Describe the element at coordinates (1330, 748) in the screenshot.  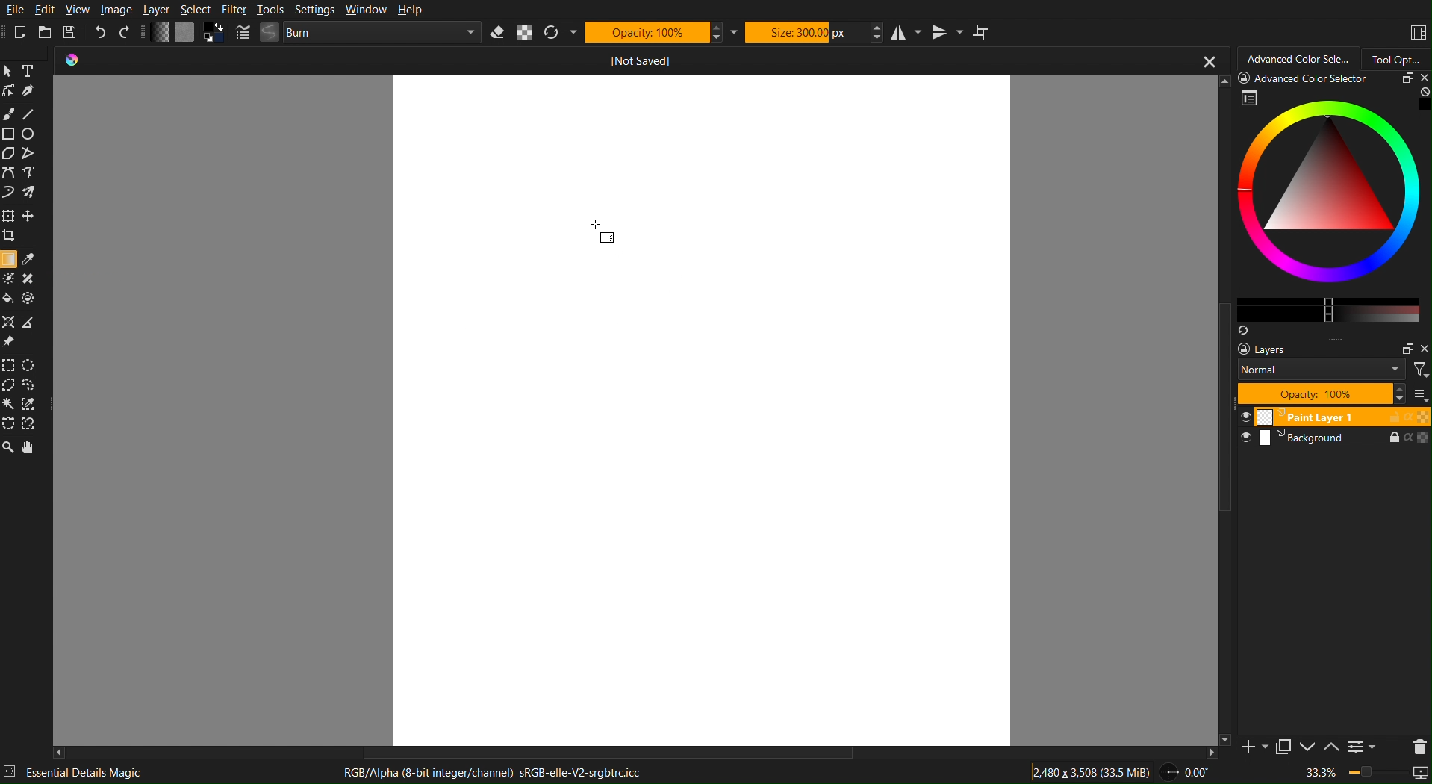
I see `Up` at that location.